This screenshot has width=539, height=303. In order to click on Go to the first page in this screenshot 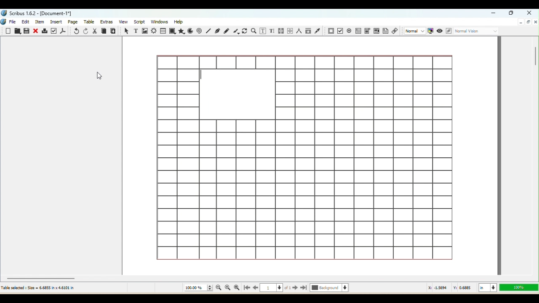, I will do `click(246, 288)`.